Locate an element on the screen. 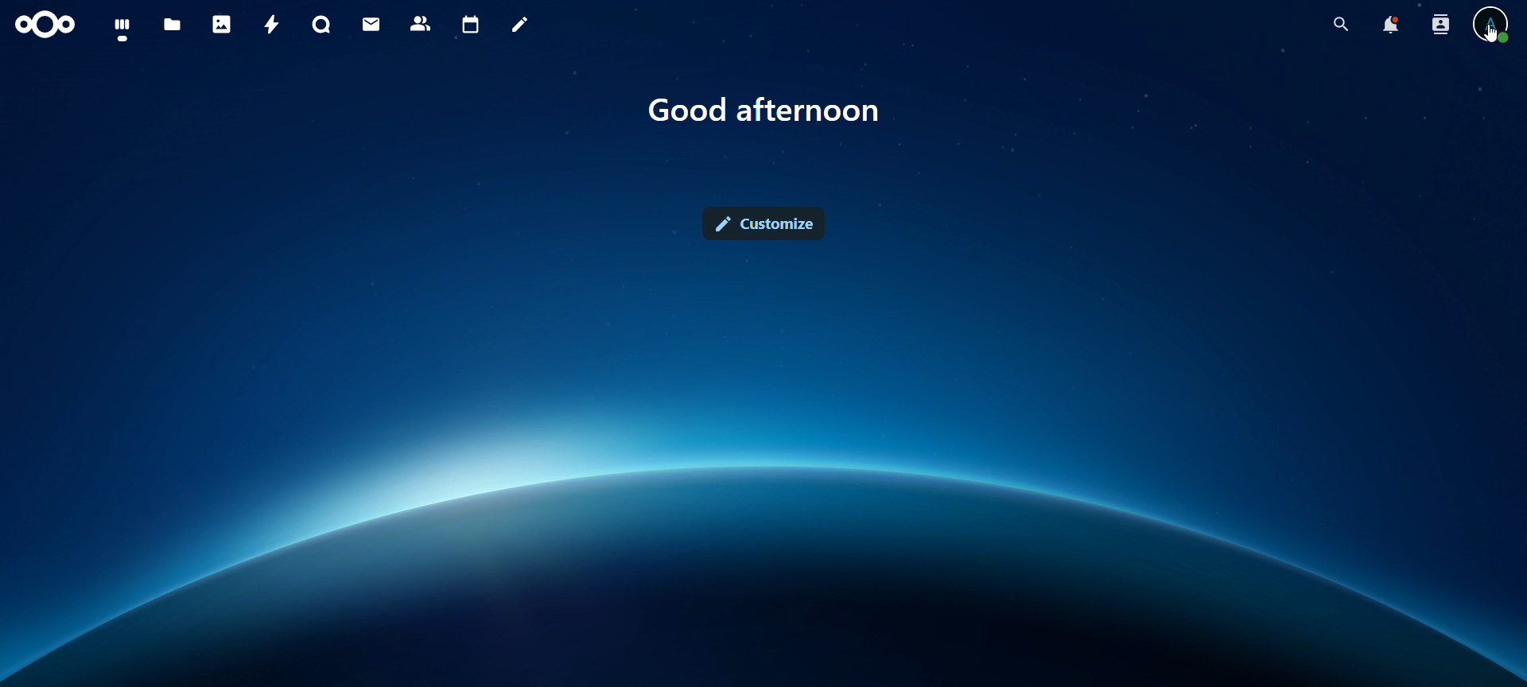 The image size is (1527, 687). view profile is located at coordinates (1490, 28).